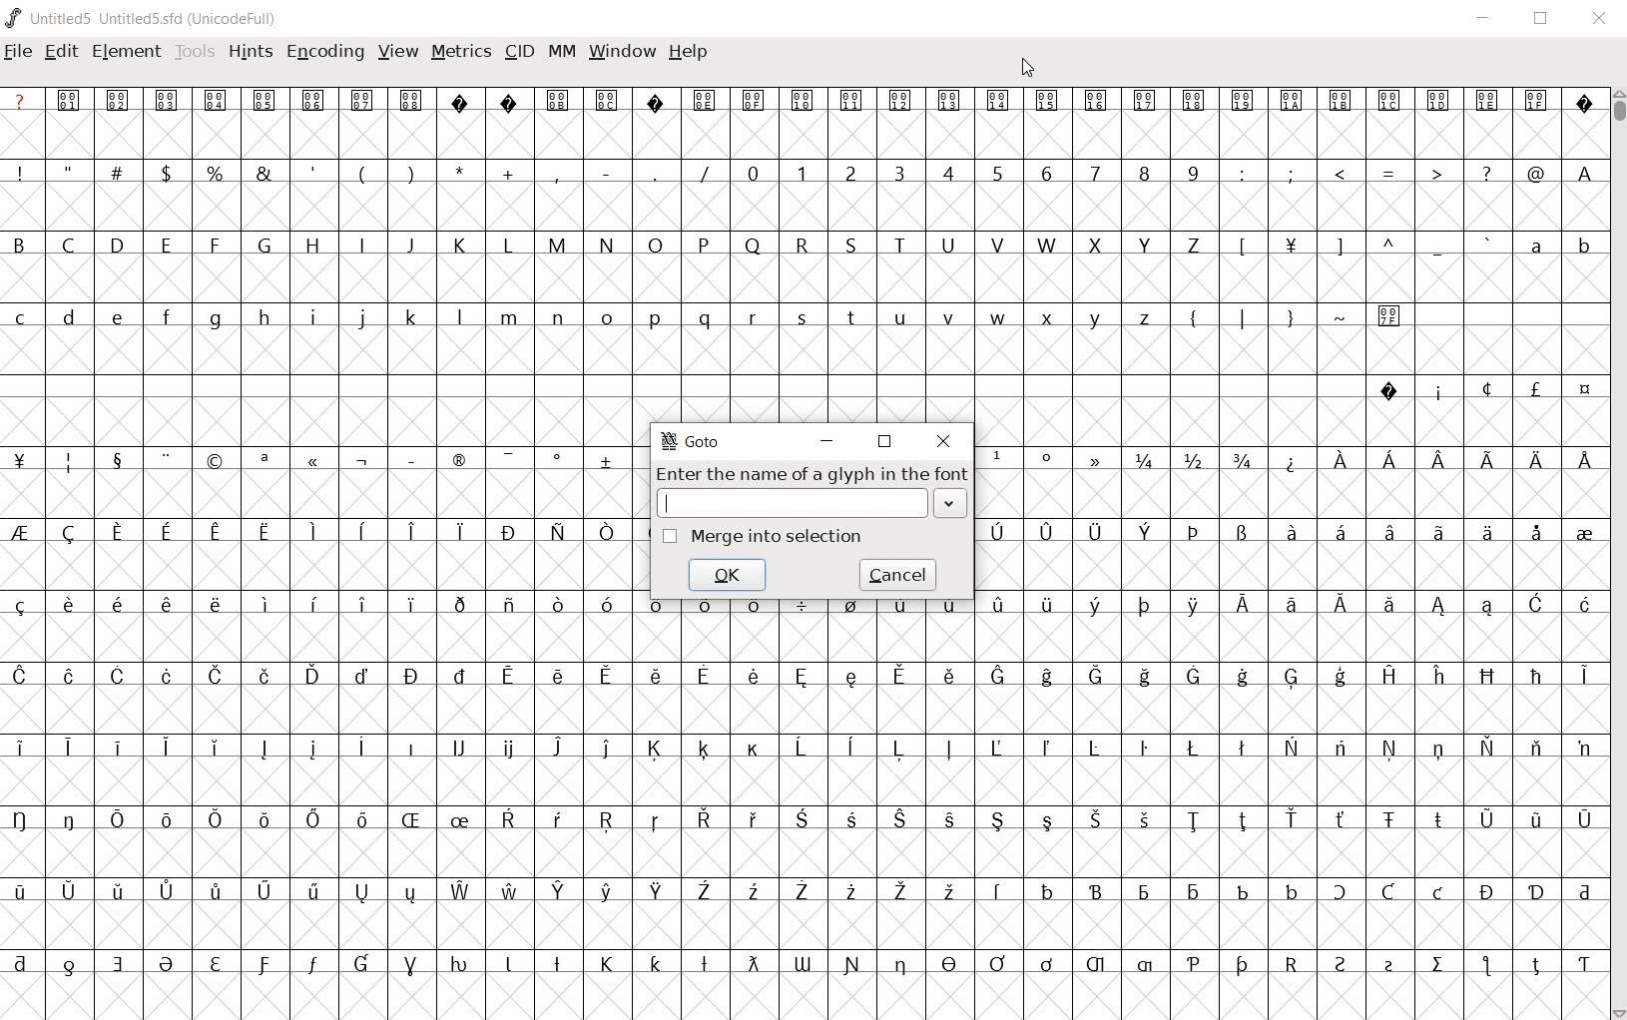 This screenshot has width=1627, height=1020. Describe the element at coordinates (71, 963) in the screenshot. I see `Symbol` at that location.